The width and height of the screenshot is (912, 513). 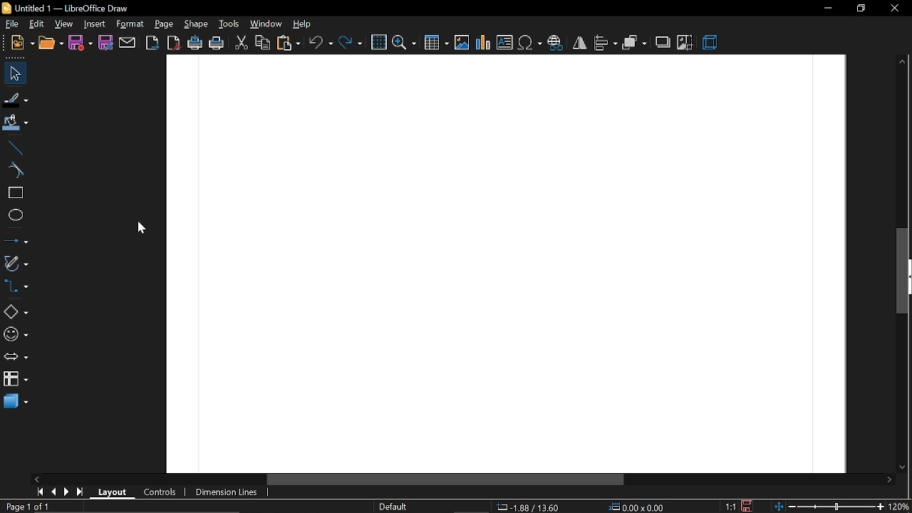 I want to click on print directly, so click(x=195, y=43).